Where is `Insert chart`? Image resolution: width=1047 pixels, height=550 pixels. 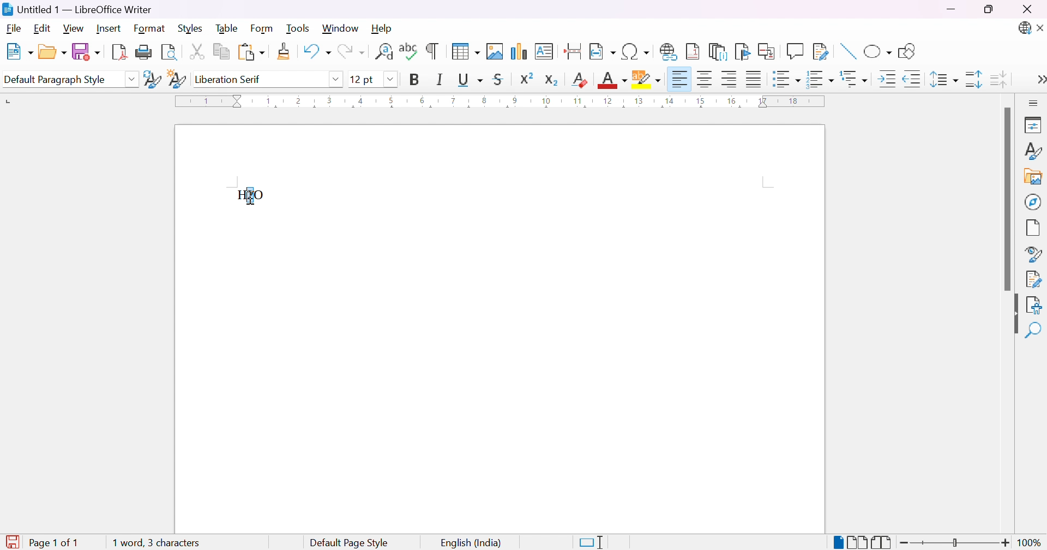 Insert chart is located at coordinates (520, 52).